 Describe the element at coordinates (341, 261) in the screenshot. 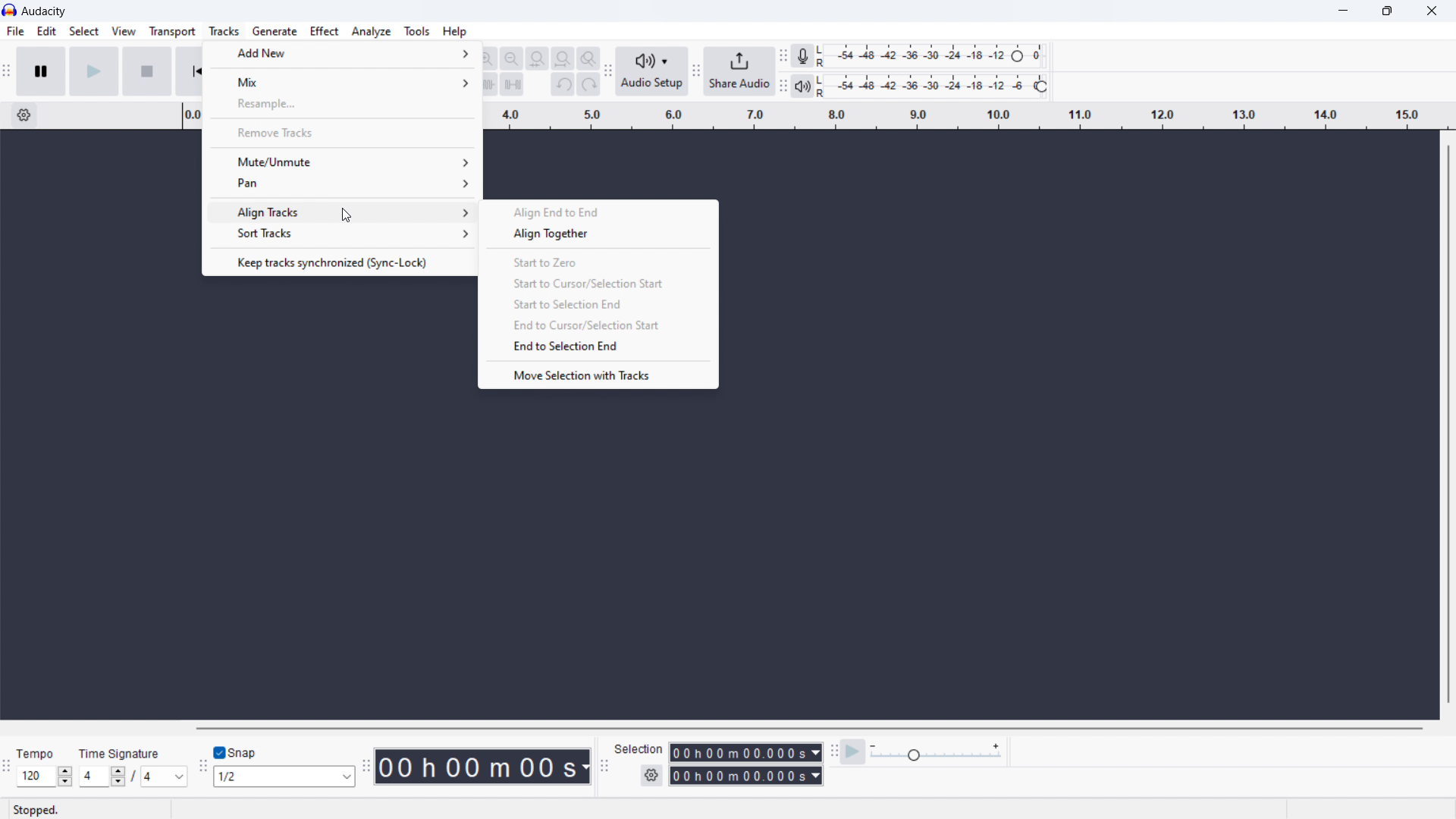

I see `keep tracks synchronized` at that location.